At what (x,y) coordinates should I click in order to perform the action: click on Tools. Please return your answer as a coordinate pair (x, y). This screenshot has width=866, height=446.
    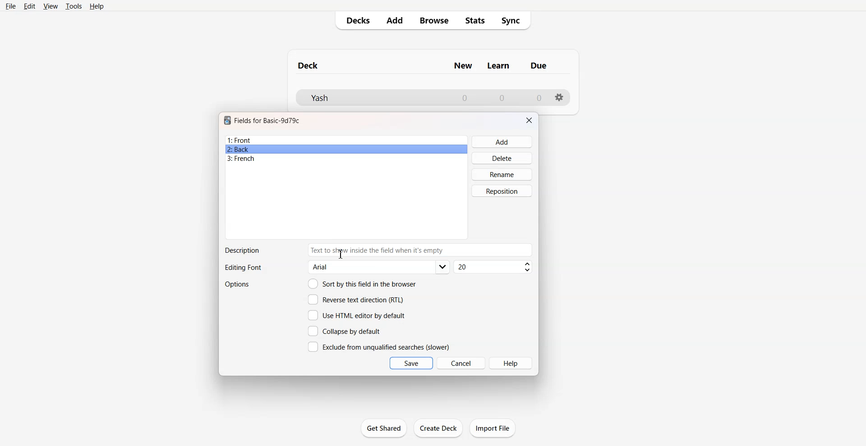
    Looking at the image, I should click on (74, 6).